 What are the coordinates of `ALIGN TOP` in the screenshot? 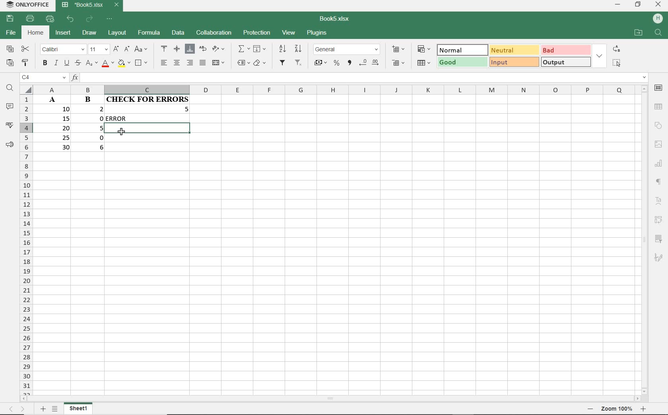 It's located at (164, 48).